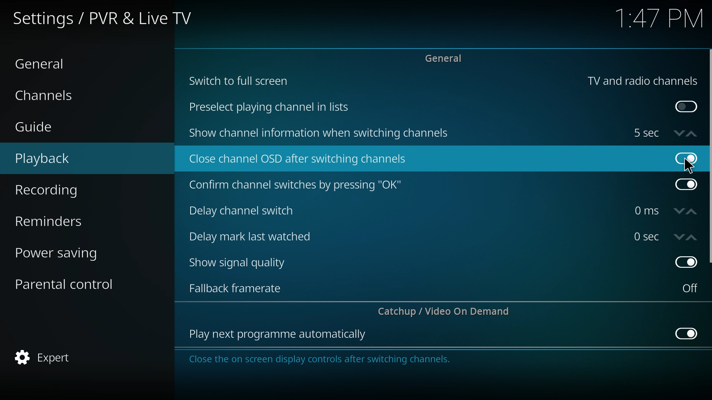  I want to click on decrease time, so click(680, 211).